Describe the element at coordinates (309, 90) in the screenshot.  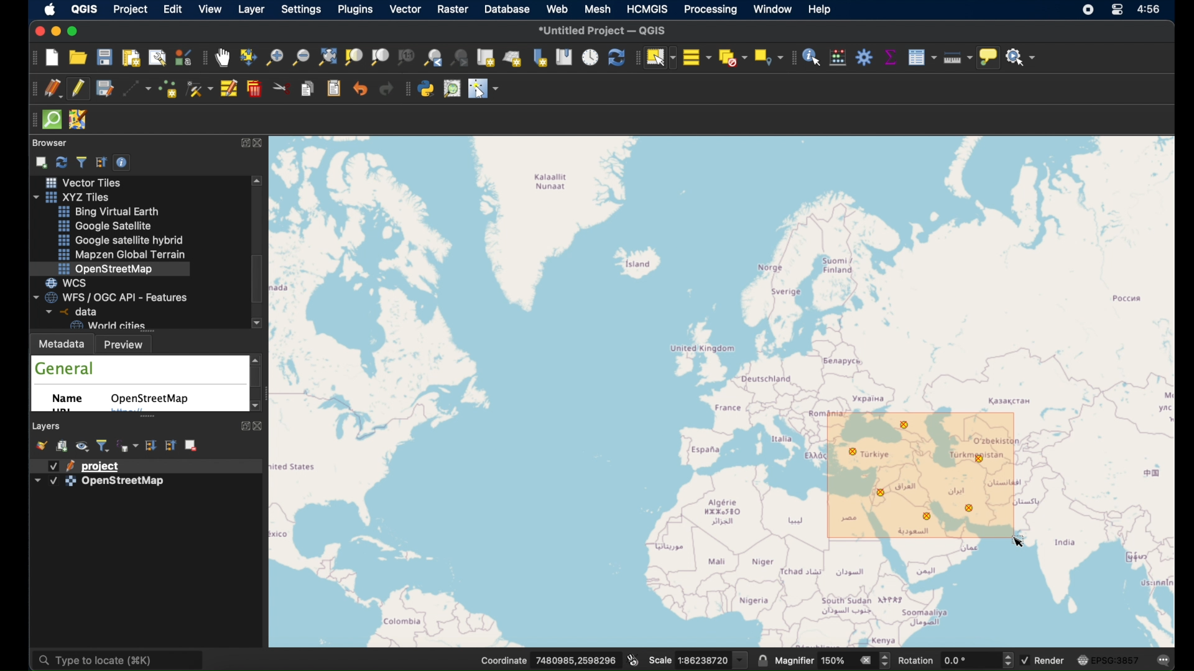
I see `copy features` at that location.